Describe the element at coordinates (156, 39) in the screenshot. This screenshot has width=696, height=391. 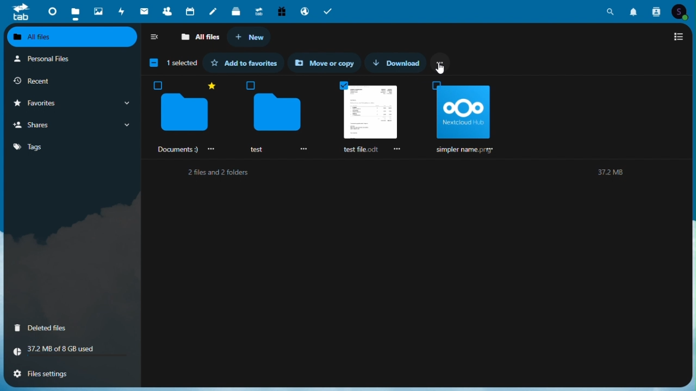
I see `Collap side bar` at that location.